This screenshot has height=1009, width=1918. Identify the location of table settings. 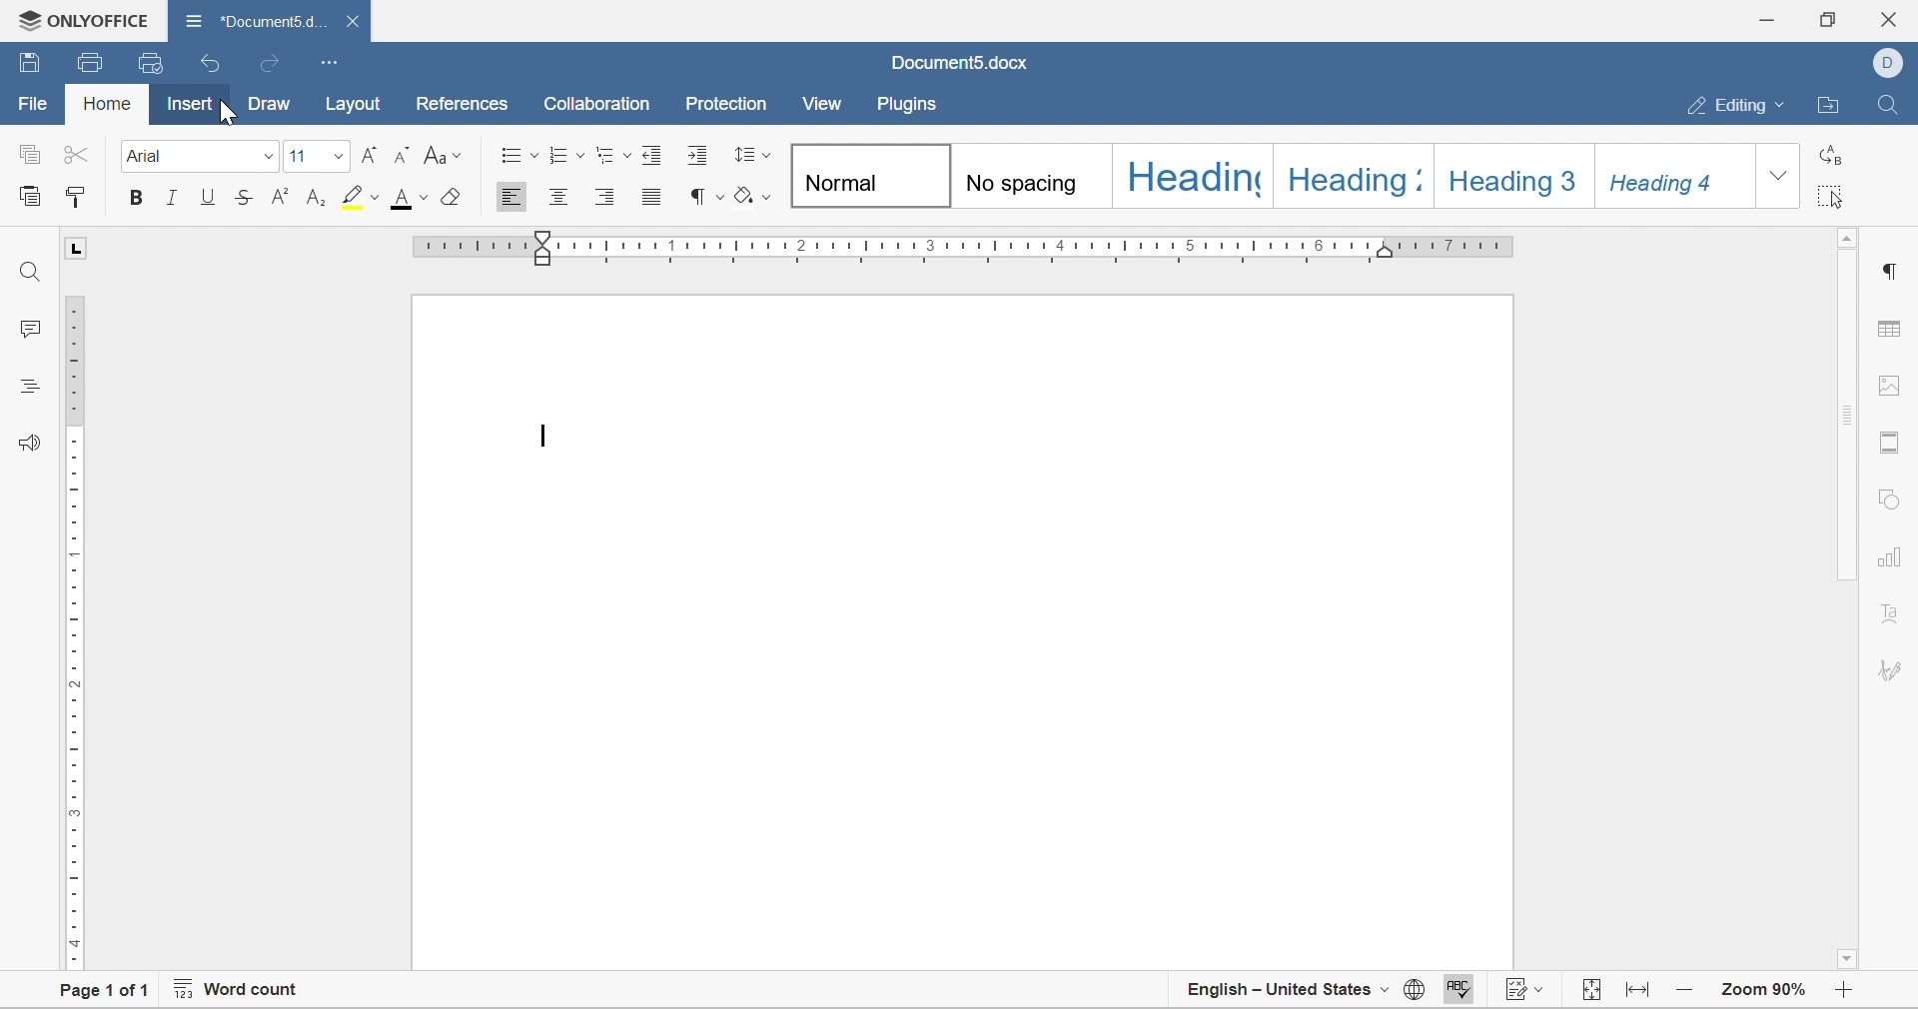
(1899, 329).